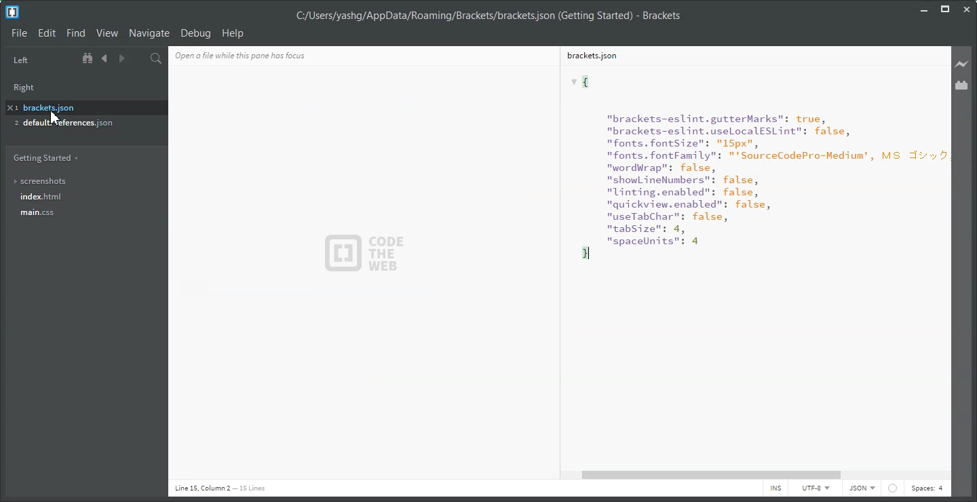 The height and width of the screenshot is (502, 977). Describe the element at coordinates (775, 489) in the screenshot. I see `INS` at that location.